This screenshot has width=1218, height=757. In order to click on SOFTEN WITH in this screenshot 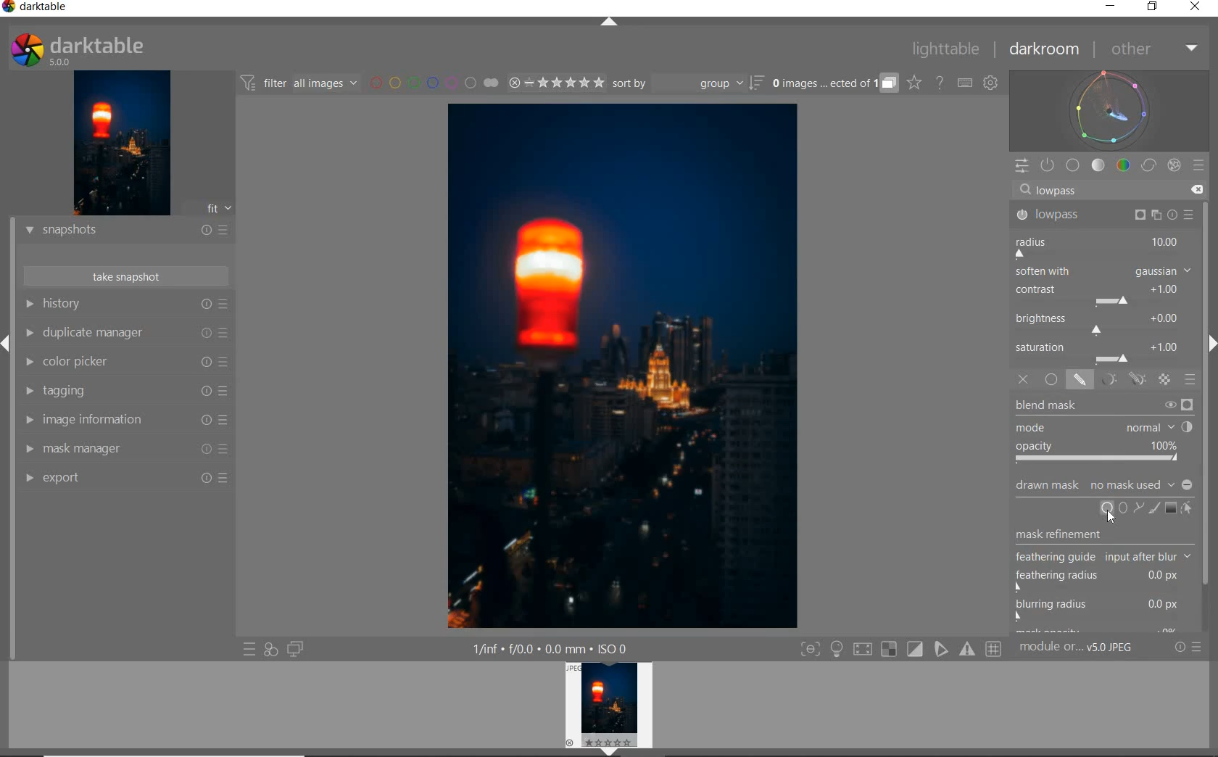, I will do `click(1103, 272)`.